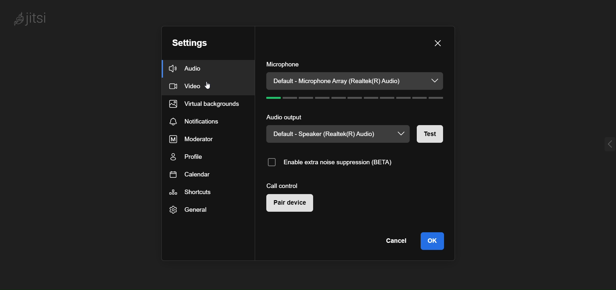  What do you see at coordinates (284, 184) in the screenshot?
I see `call control` at bounding box center [284, 184].